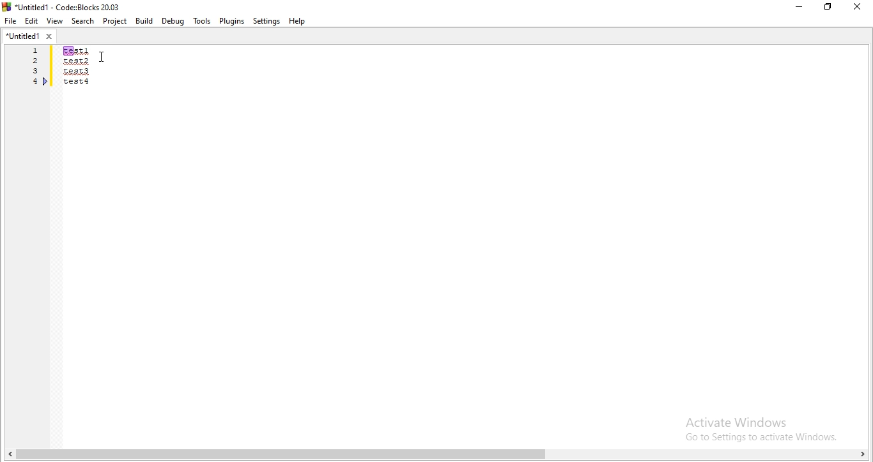 The height and width of the screenshot is (462, 873). Describe the element at coordinates (63, 5) in the screenshot. I see `Untitled - Code:: blocks 2003` at that location.